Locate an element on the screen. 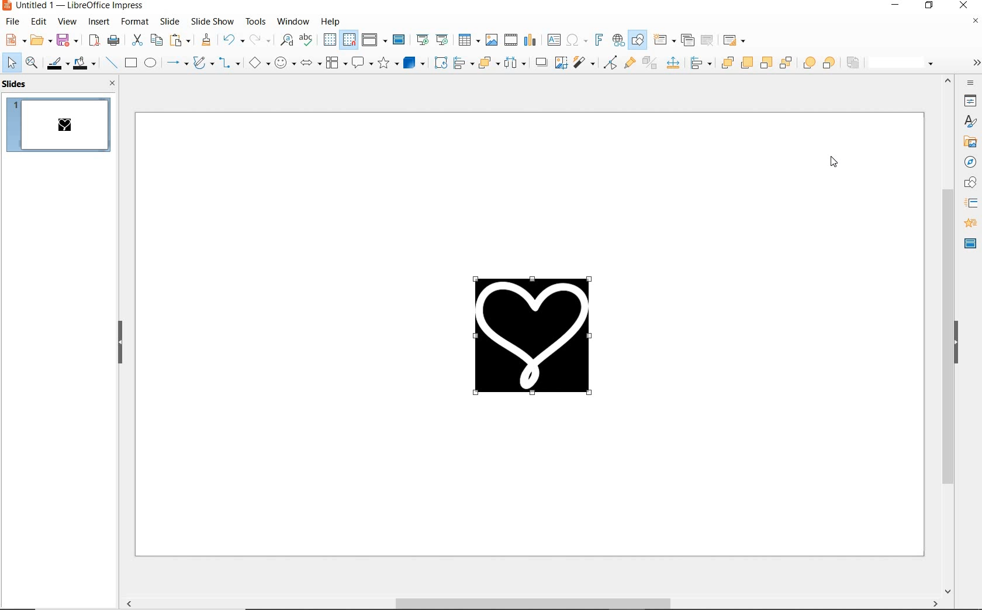  copy is located at coordinates (155, 40).